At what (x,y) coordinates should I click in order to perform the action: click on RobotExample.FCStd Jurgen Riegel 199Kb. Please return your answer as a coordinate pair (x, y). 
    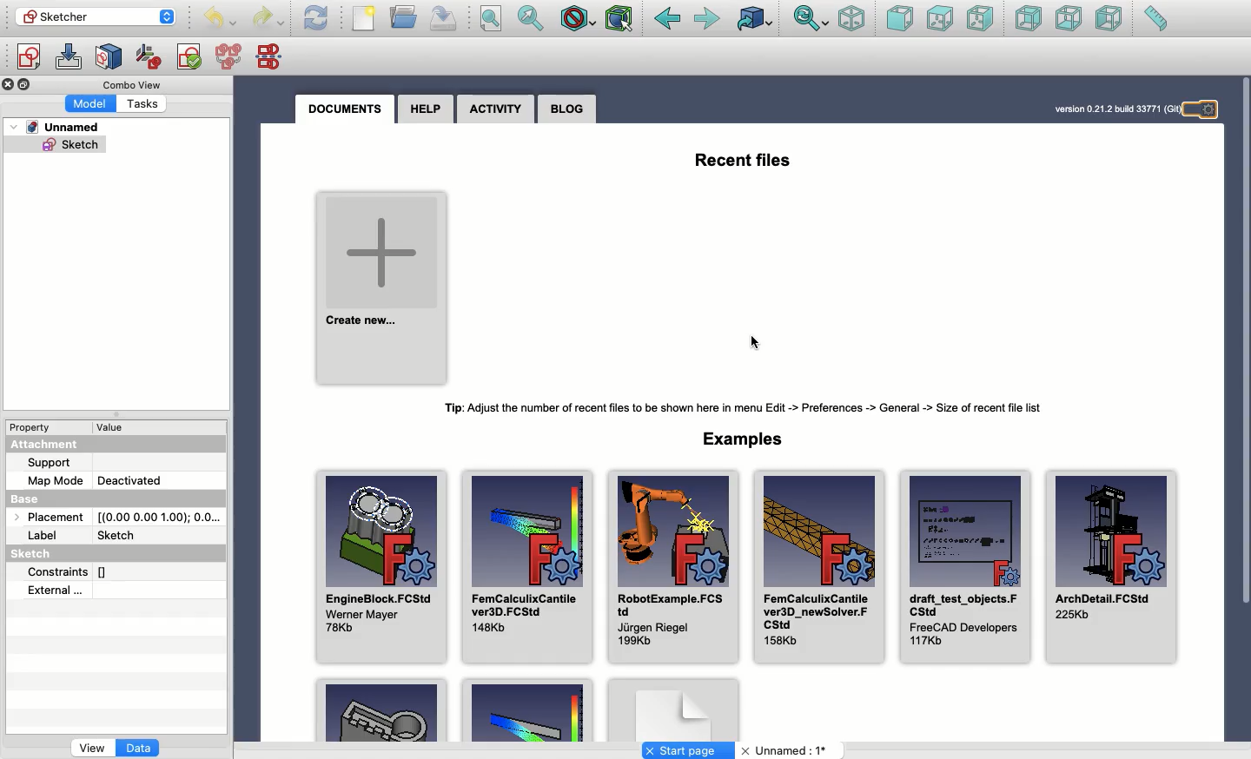
    Looking at the image, I should click on (672, 565).